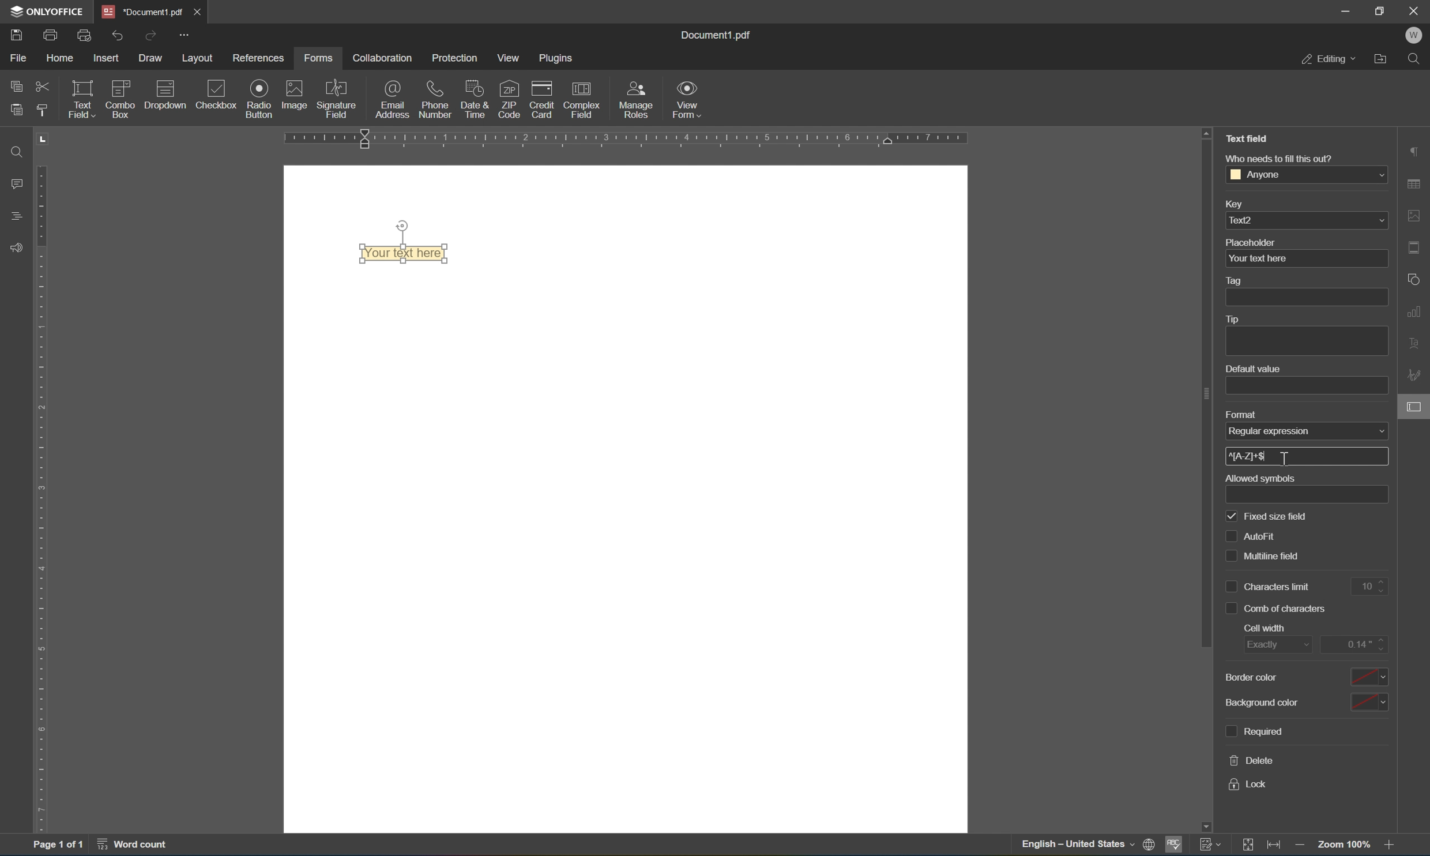  Describe the element at coordinates (1305, 174) in the screenshot. I see `anyone` at that location.